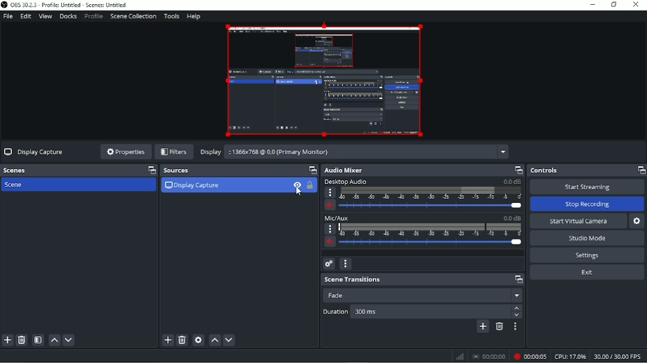  I want to click on Desktop audio, so click(422, 195).